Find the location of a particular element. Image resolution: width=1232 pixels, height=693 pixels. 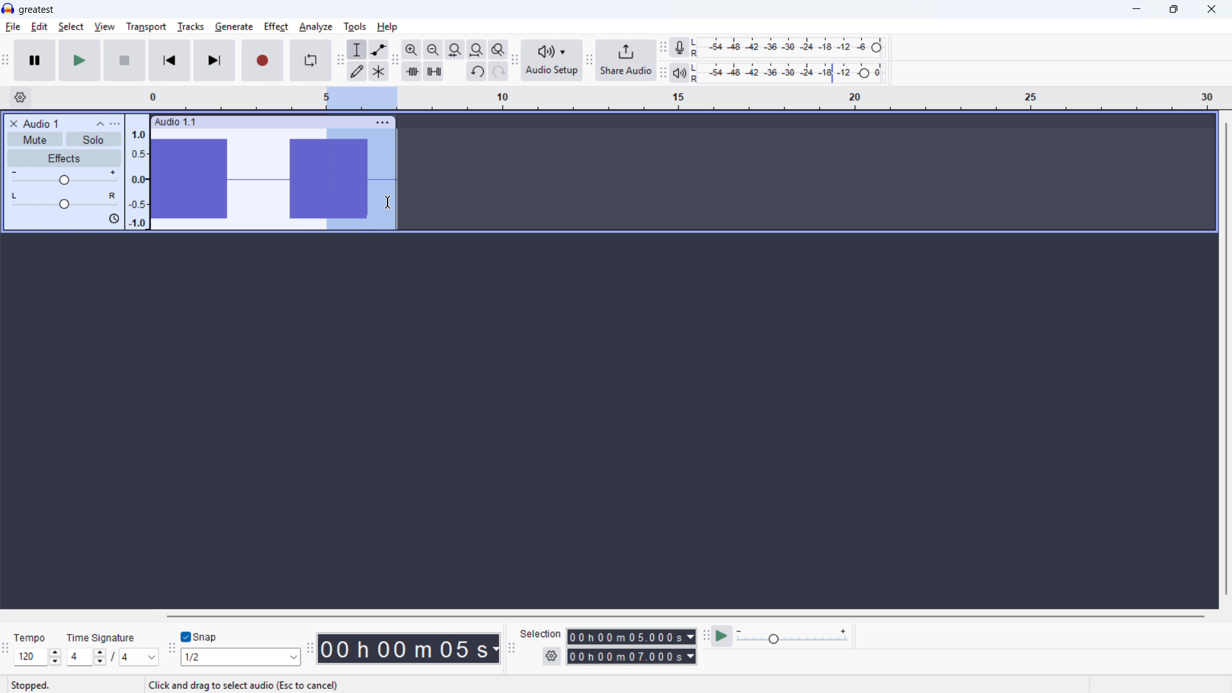

Selection toolbar  is located at coordinates (513, 650).